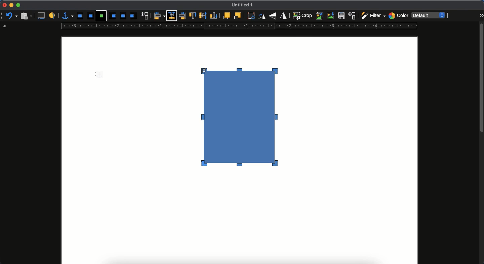  I want to click on image properties, so click(352, 16).